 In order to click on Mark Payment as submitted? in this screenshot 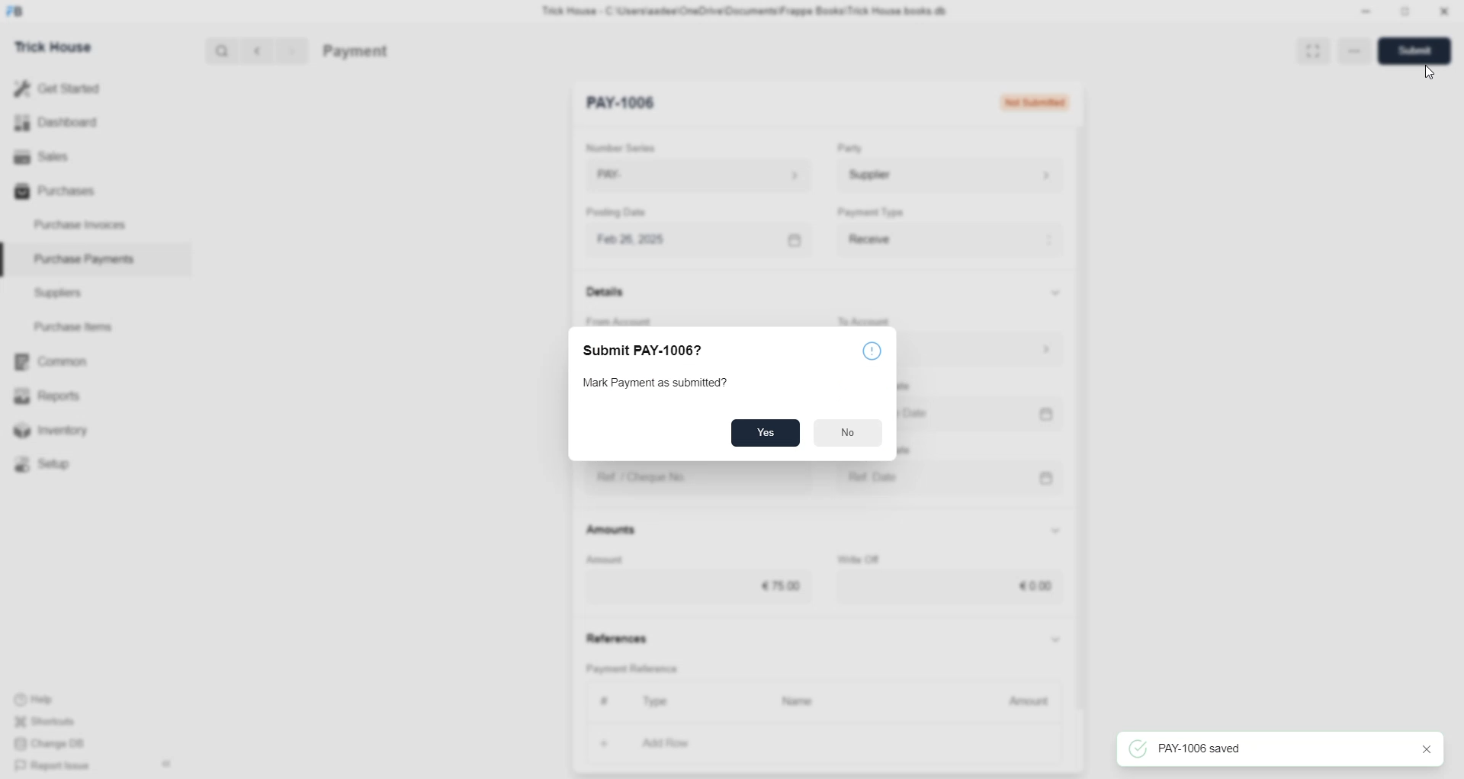, I will do `click(660, 383)`.